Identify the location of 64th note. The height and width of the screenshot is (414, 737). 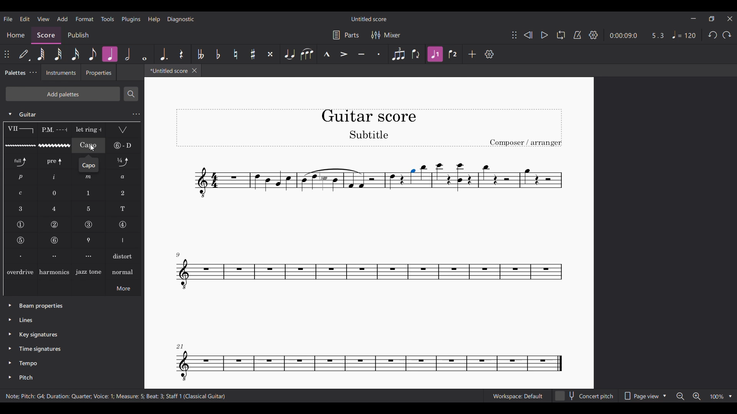
(41, 54).